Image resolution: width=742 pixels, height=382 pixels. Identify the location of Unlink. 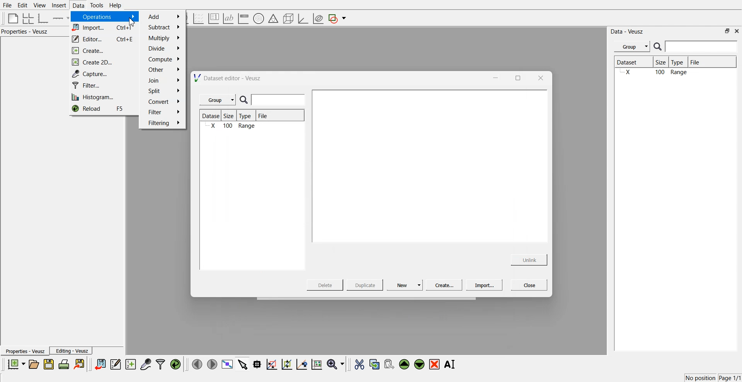
(529, 259).